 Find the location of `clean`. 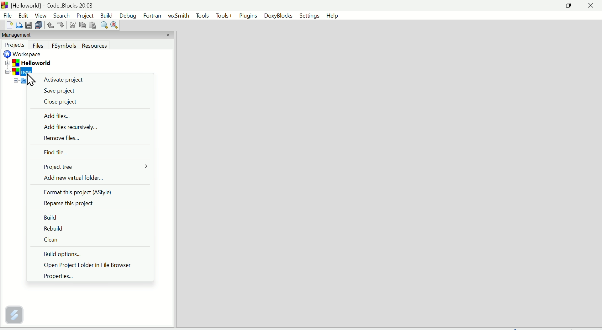

clean is located at coordinates (52, 242).